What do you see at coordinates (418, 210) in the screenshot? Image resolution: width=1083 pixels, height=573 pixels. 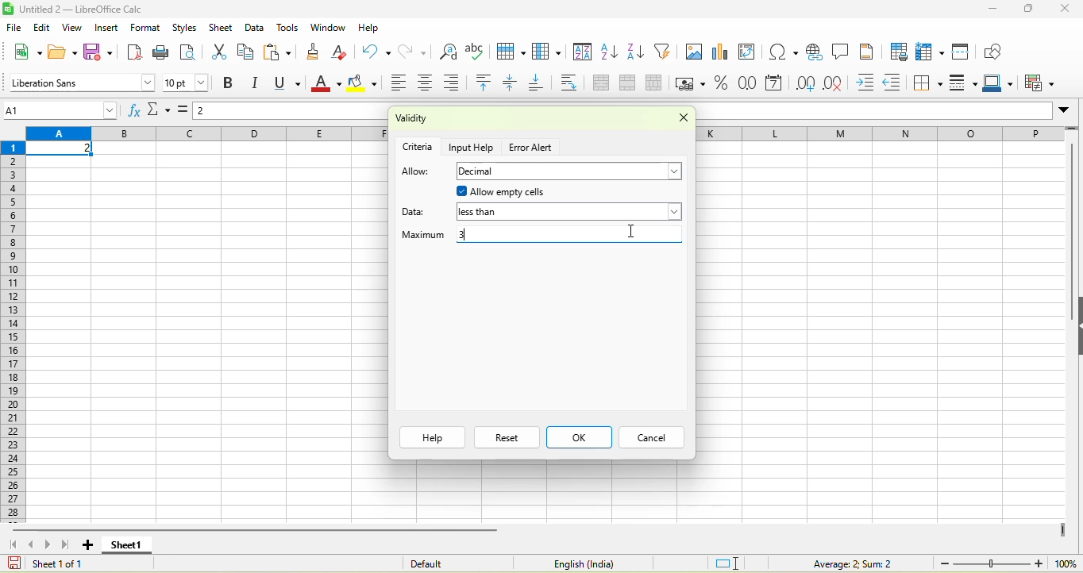 I see `data` at bounding box center [418, 210].